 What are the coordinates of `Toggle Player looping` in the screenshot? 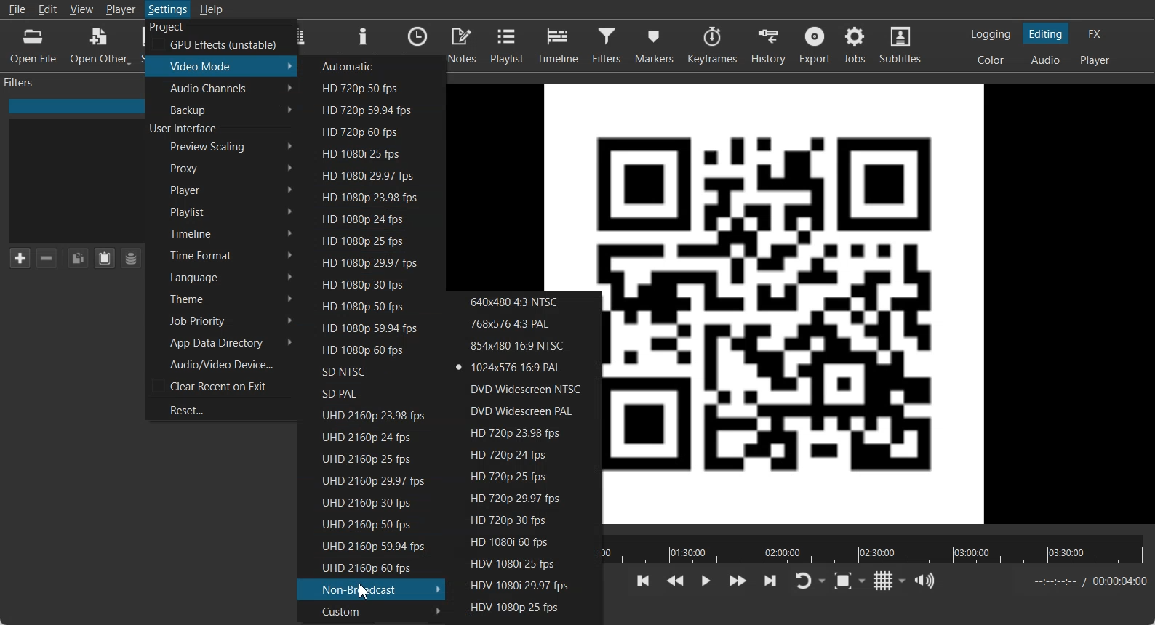 It's located at (810, 581).